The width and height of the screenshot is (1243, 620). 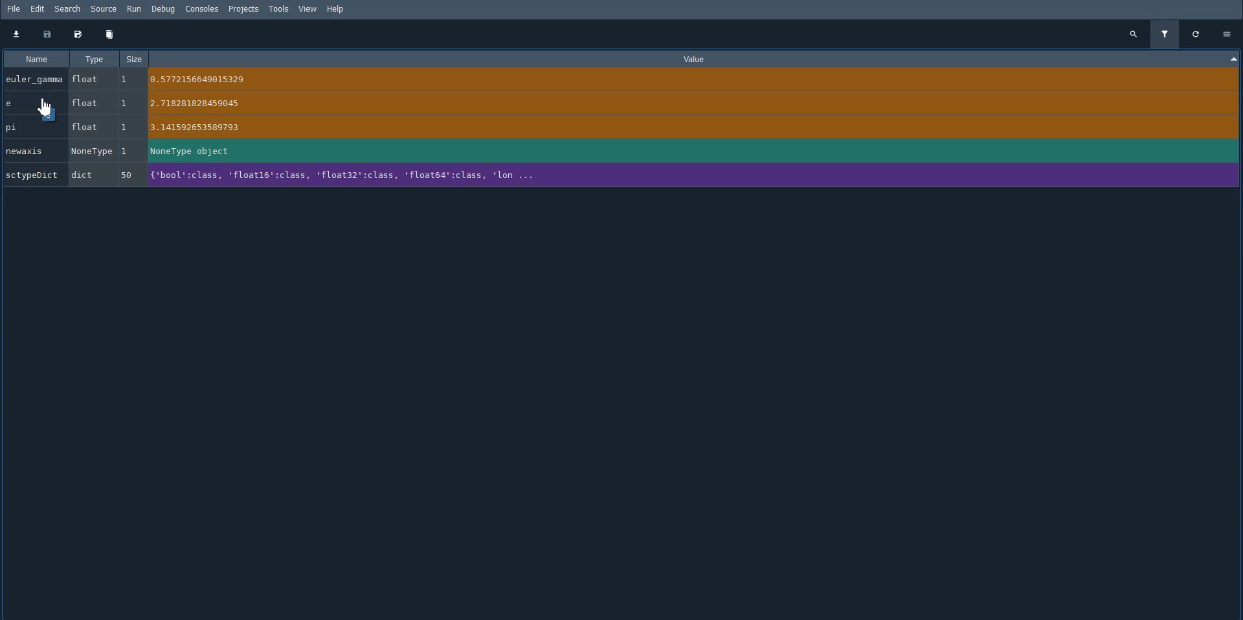 What do you see at coordinates (40, 9) in the screenshot?
I see `Edit` at bounding box center [40, 9].